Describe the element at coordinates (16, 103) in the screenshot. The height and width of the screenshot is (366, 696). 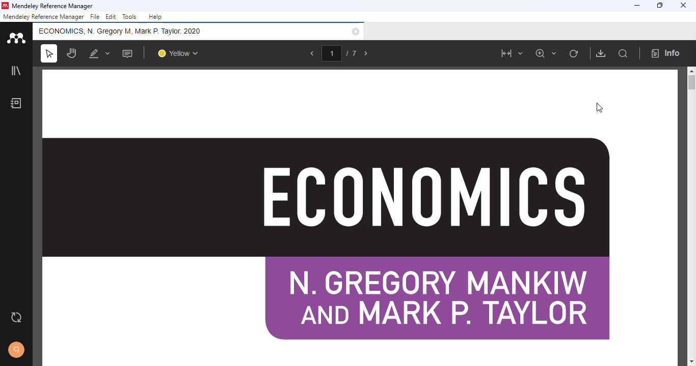
I see `notebook` at that location.